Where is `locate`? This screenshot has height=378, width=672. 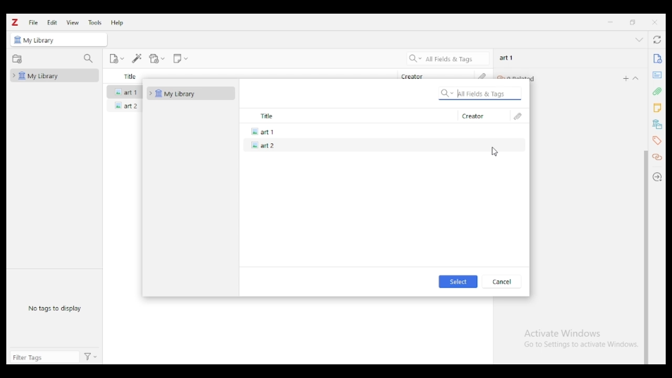 locate is located at coordinates (658, 177).